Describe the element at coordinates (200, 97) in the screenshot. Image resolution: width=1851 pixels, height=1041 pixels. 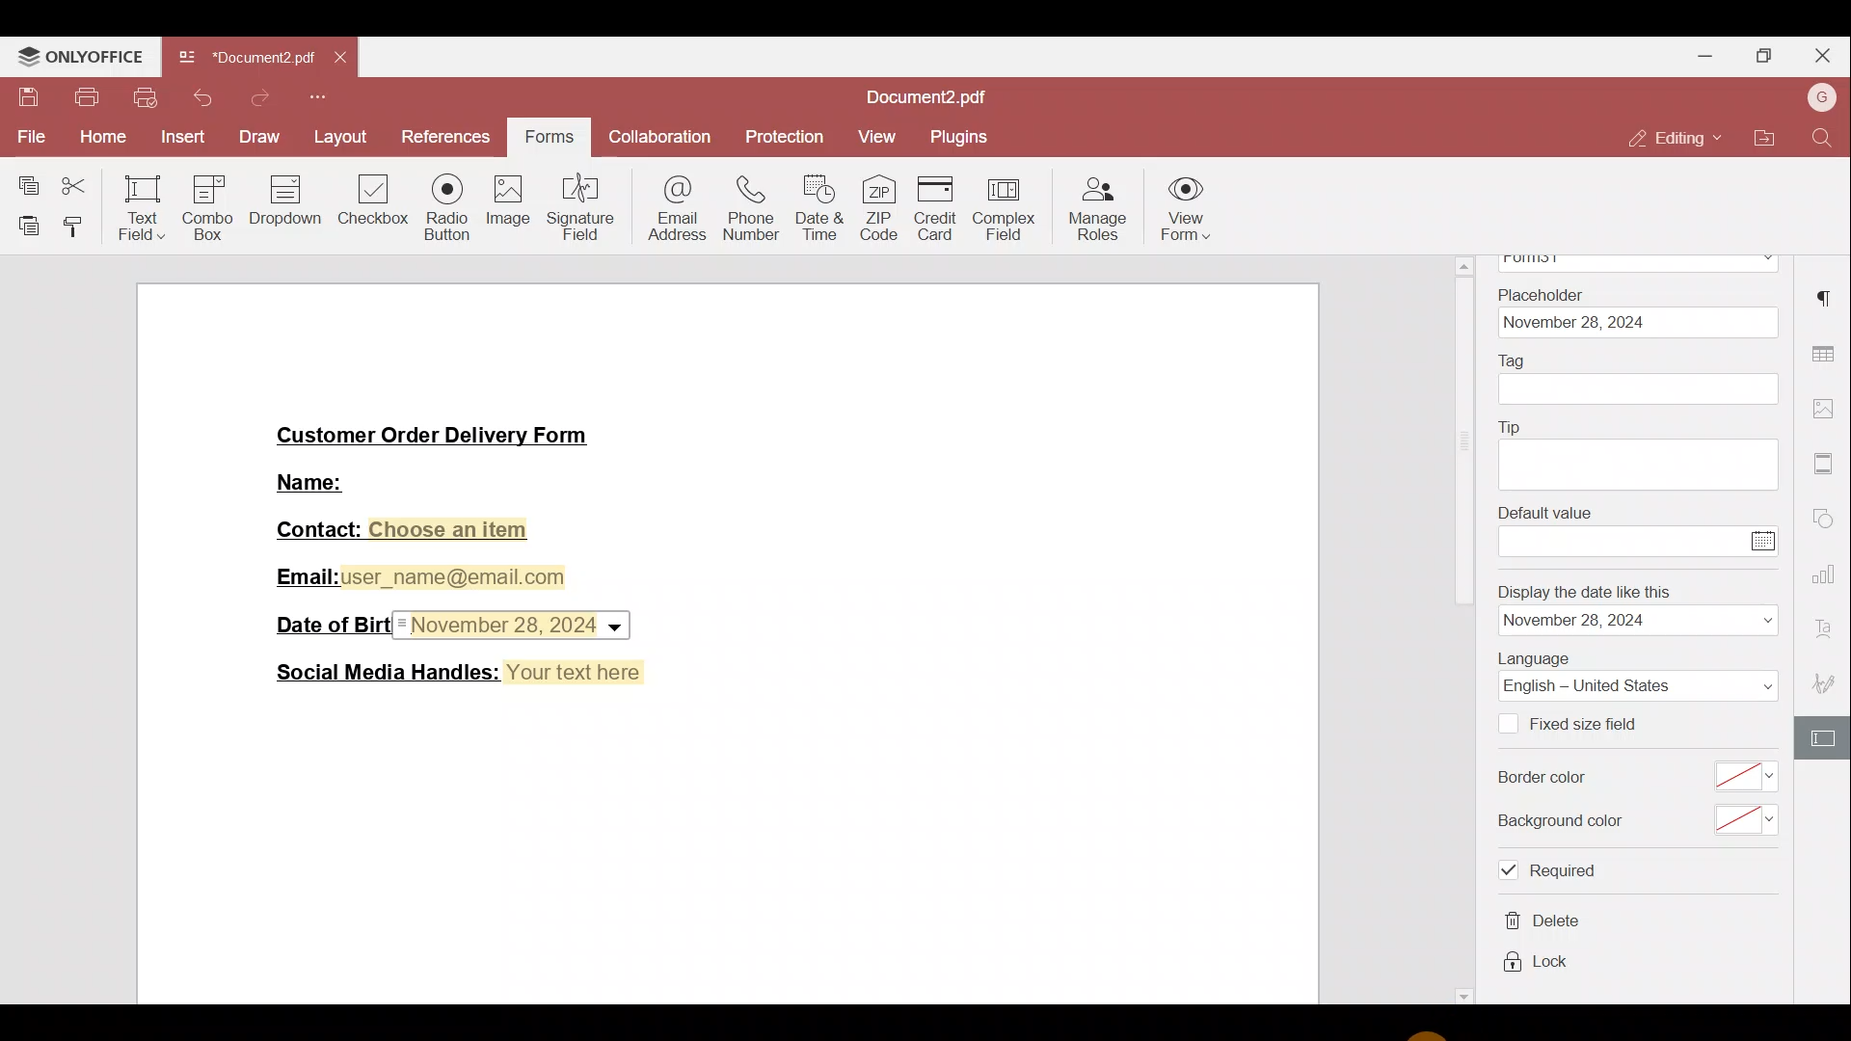
I see `Undo` at that location.